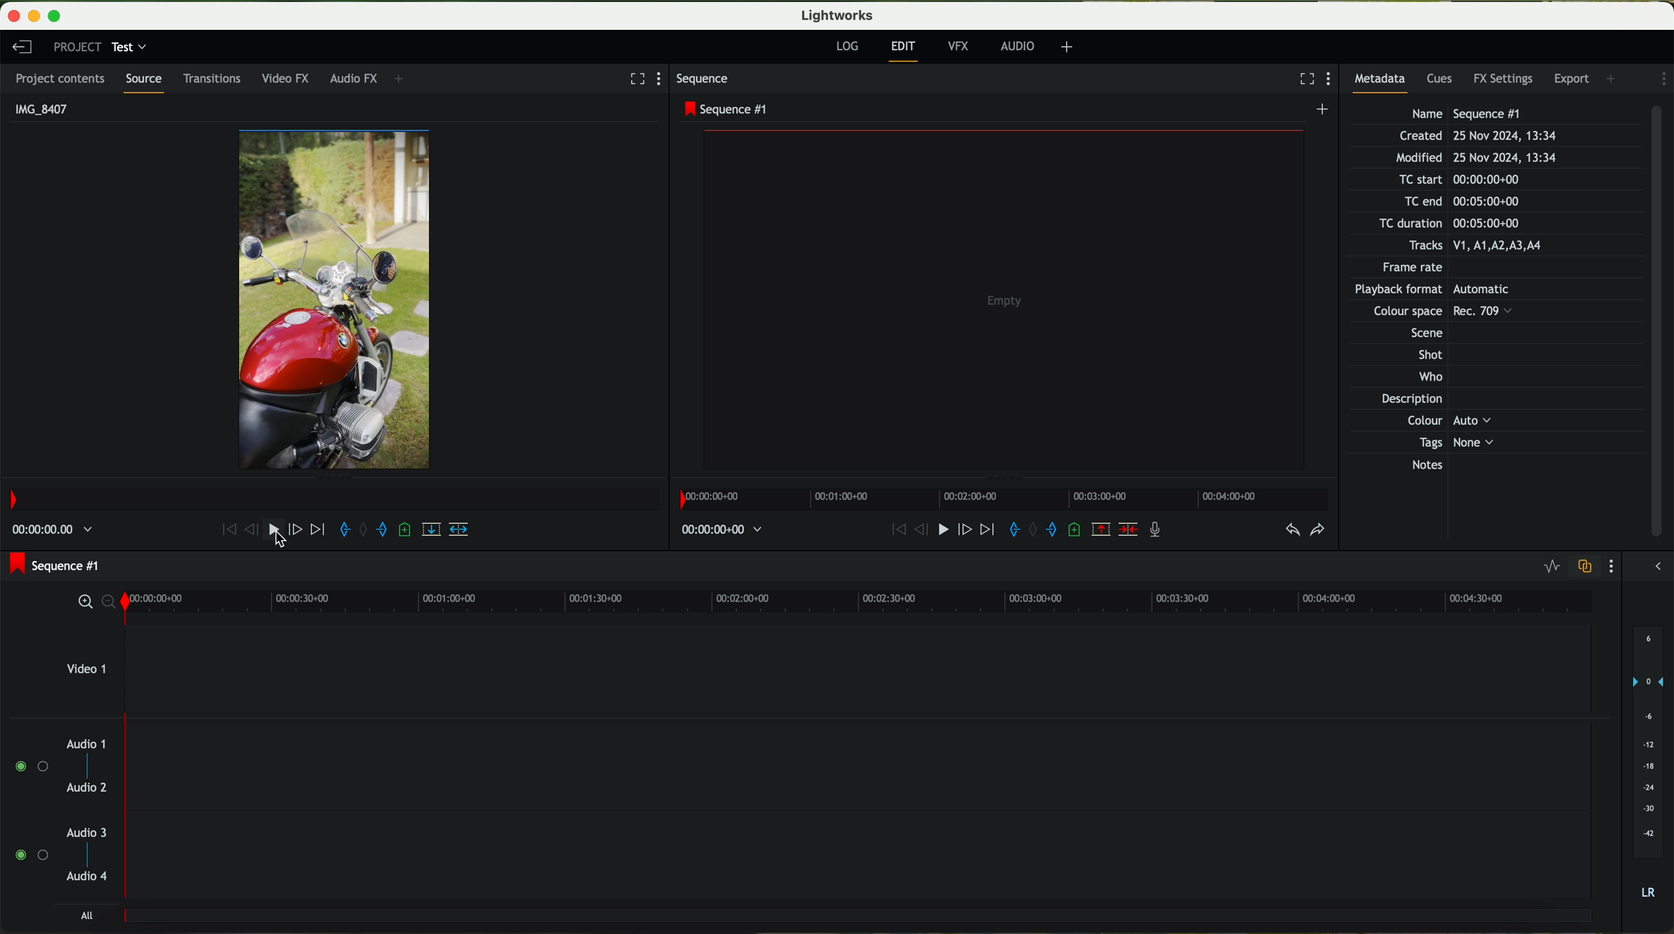  What do you see at coordinates (1302, 79) in the screenshot?
I see `fullscreen` at bounding box center [1302, 79].